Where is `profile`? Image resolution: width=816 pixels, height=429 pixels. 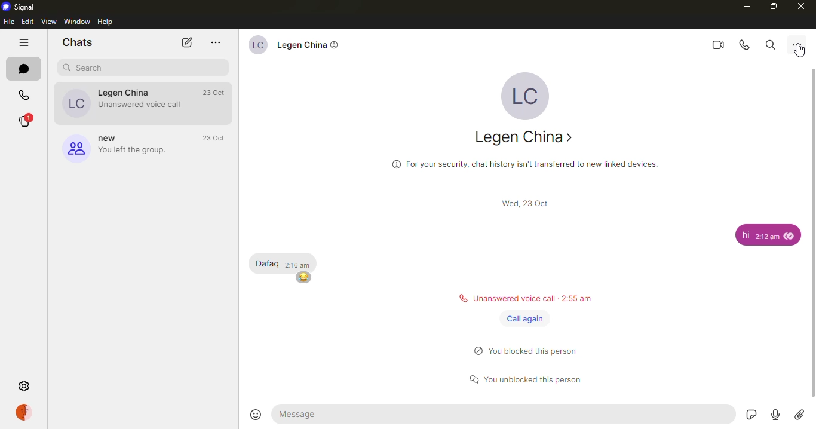 profile is located at coordinates (27, 412).